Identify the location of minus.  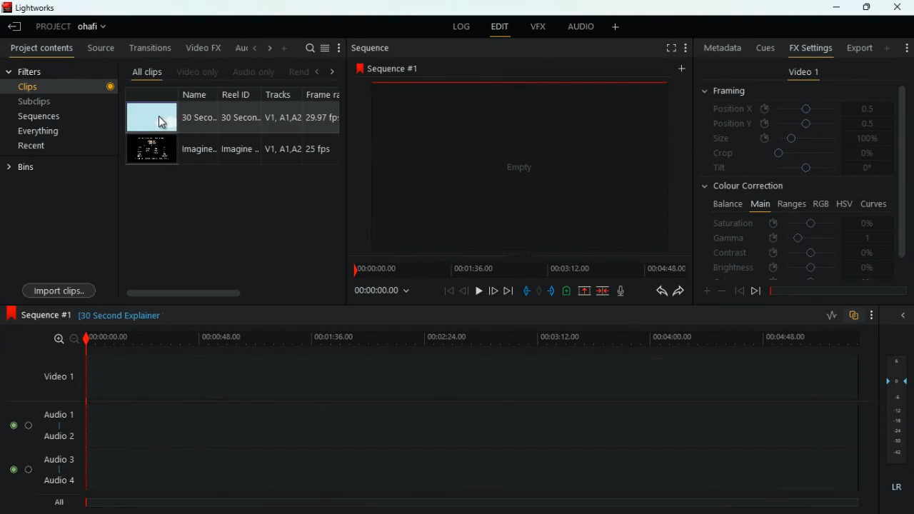
(722, 291).